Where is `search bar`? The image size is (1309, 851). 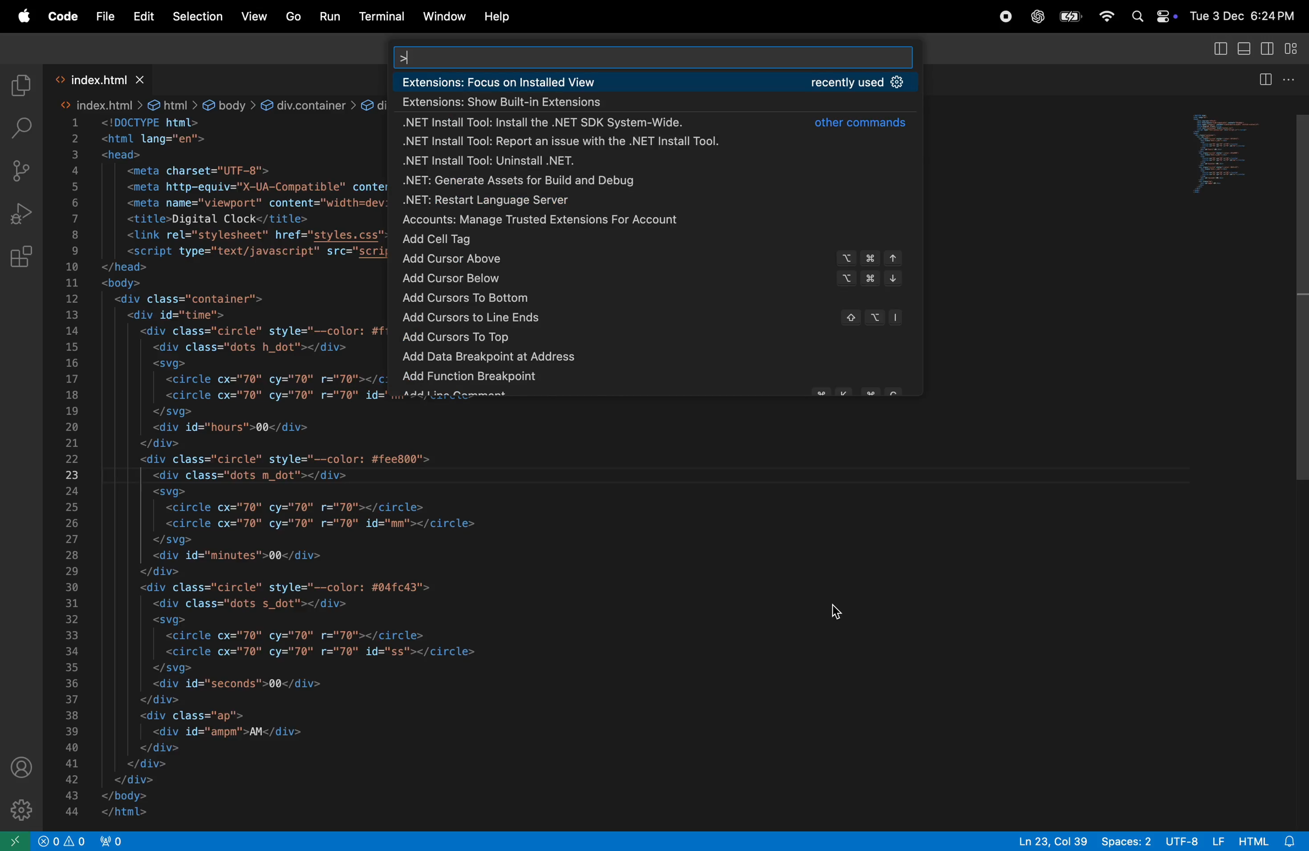
search bar is located at coordinates (656, 54).